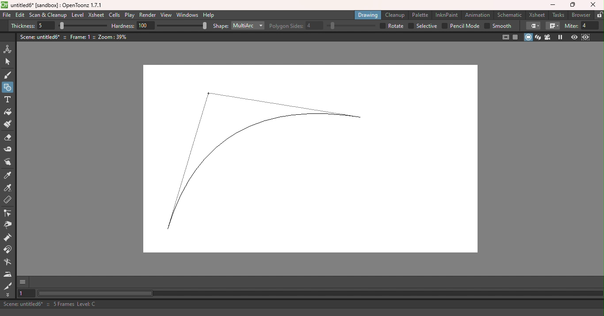 The width and height of the screenshot is (604, 316). What do you see at coordinates (533, 26) in the screenshot?
I see `Cap` at bounding box center [533, 26].